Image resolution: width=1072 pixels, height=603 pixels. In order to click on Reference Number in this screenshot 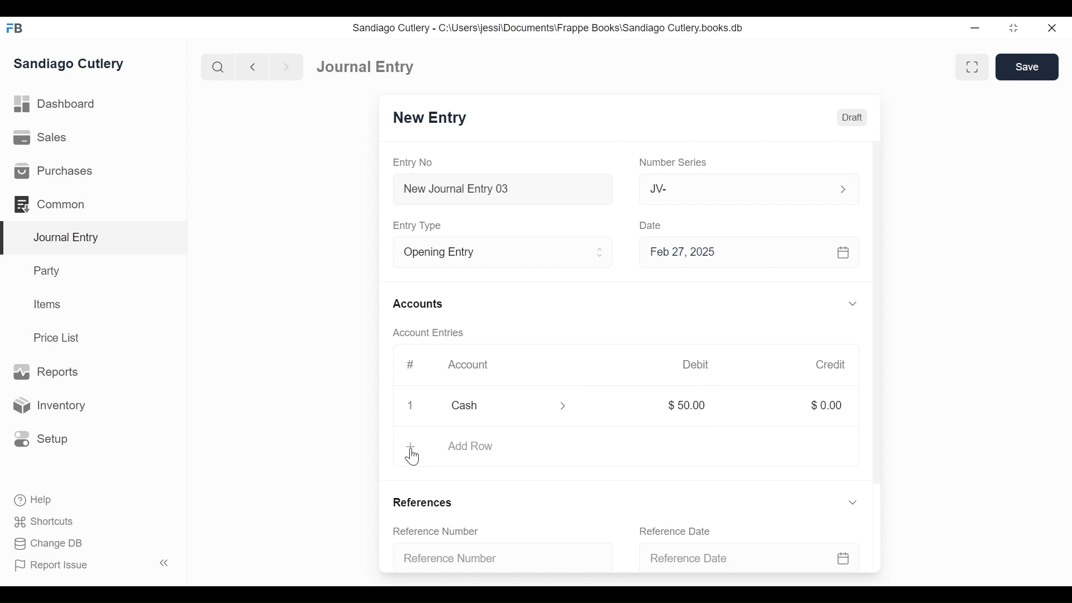, I will do `click(496, 556)`.